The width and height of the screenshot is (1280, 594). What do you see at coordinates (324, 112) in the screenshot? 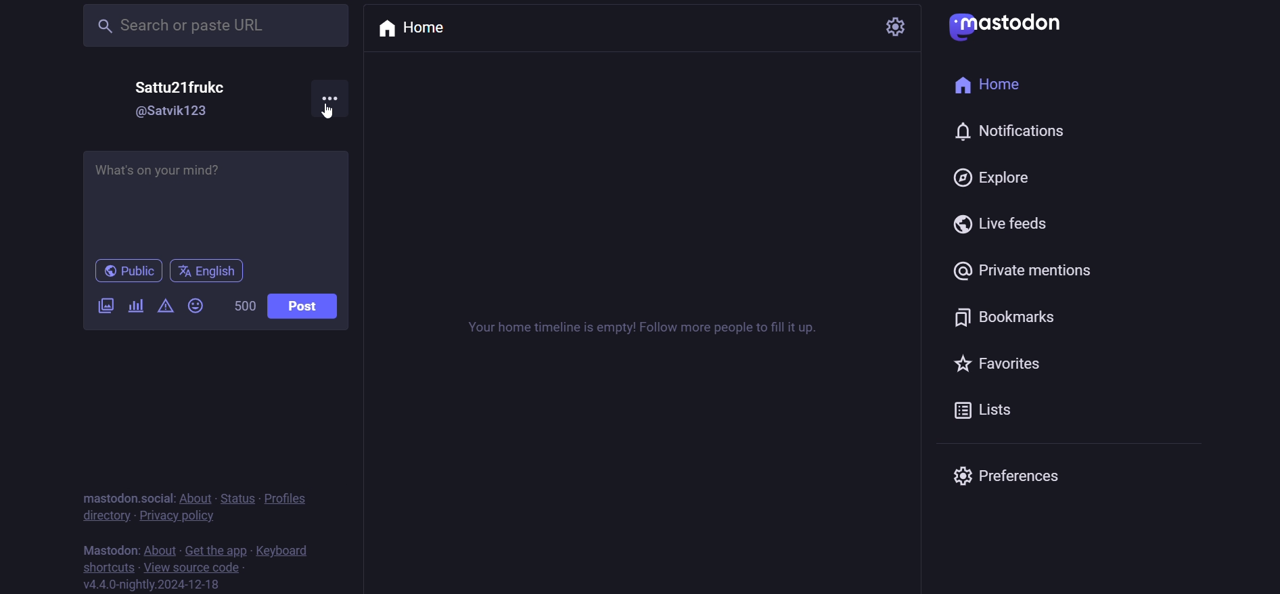
I see `cursor` at bounding box center [324, 112].